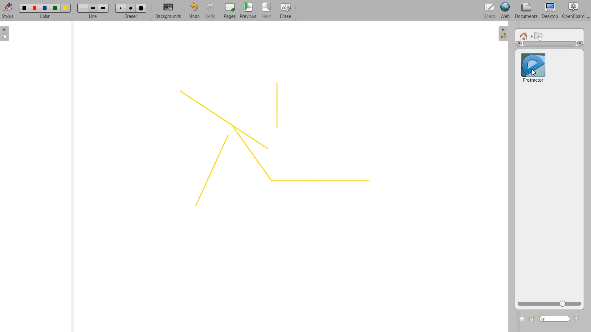 Image resolution: width=591 pixels, height=332 pixels. Describe the element at coordinates (193, 11) in the screenshot. I see `Undo` at that location.